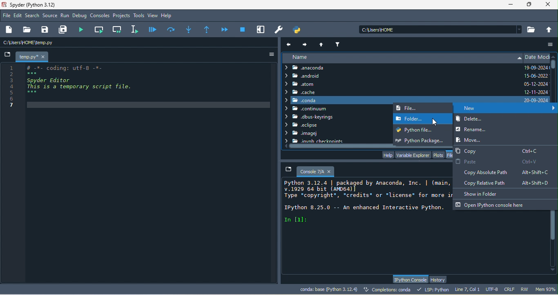 The image size is (558, 295). I want to click on imagej, so click(308, 134).